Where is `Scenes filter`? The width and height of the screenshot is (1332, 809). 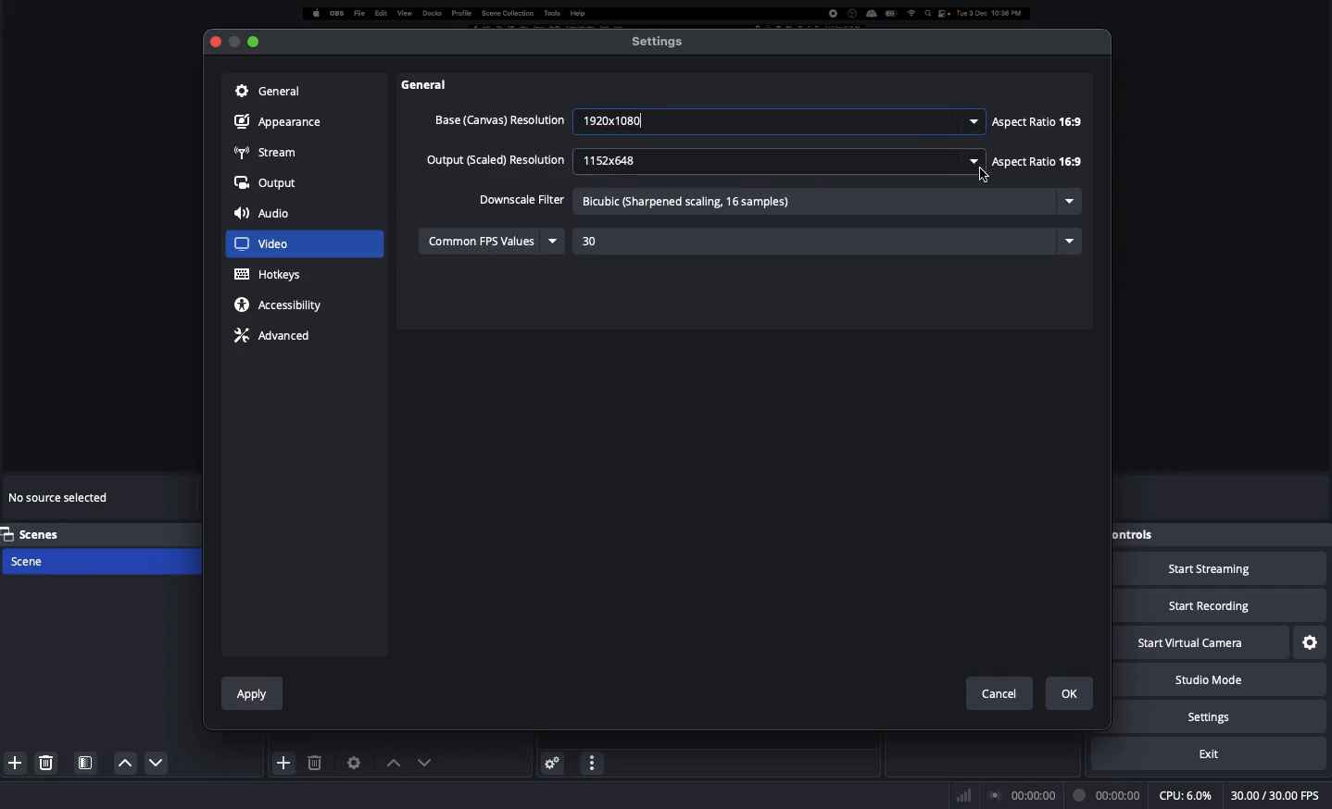
Scenes filter is located at coordinates (86, 763).